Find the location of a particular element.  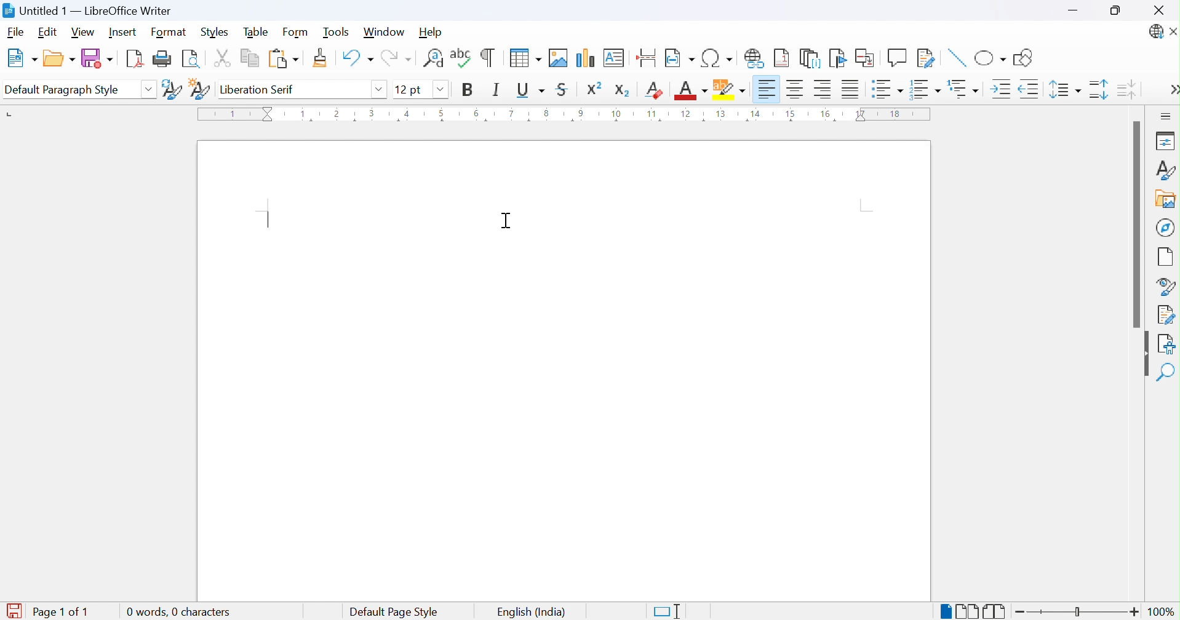

Insert comment is located at coordinates (898, 57).